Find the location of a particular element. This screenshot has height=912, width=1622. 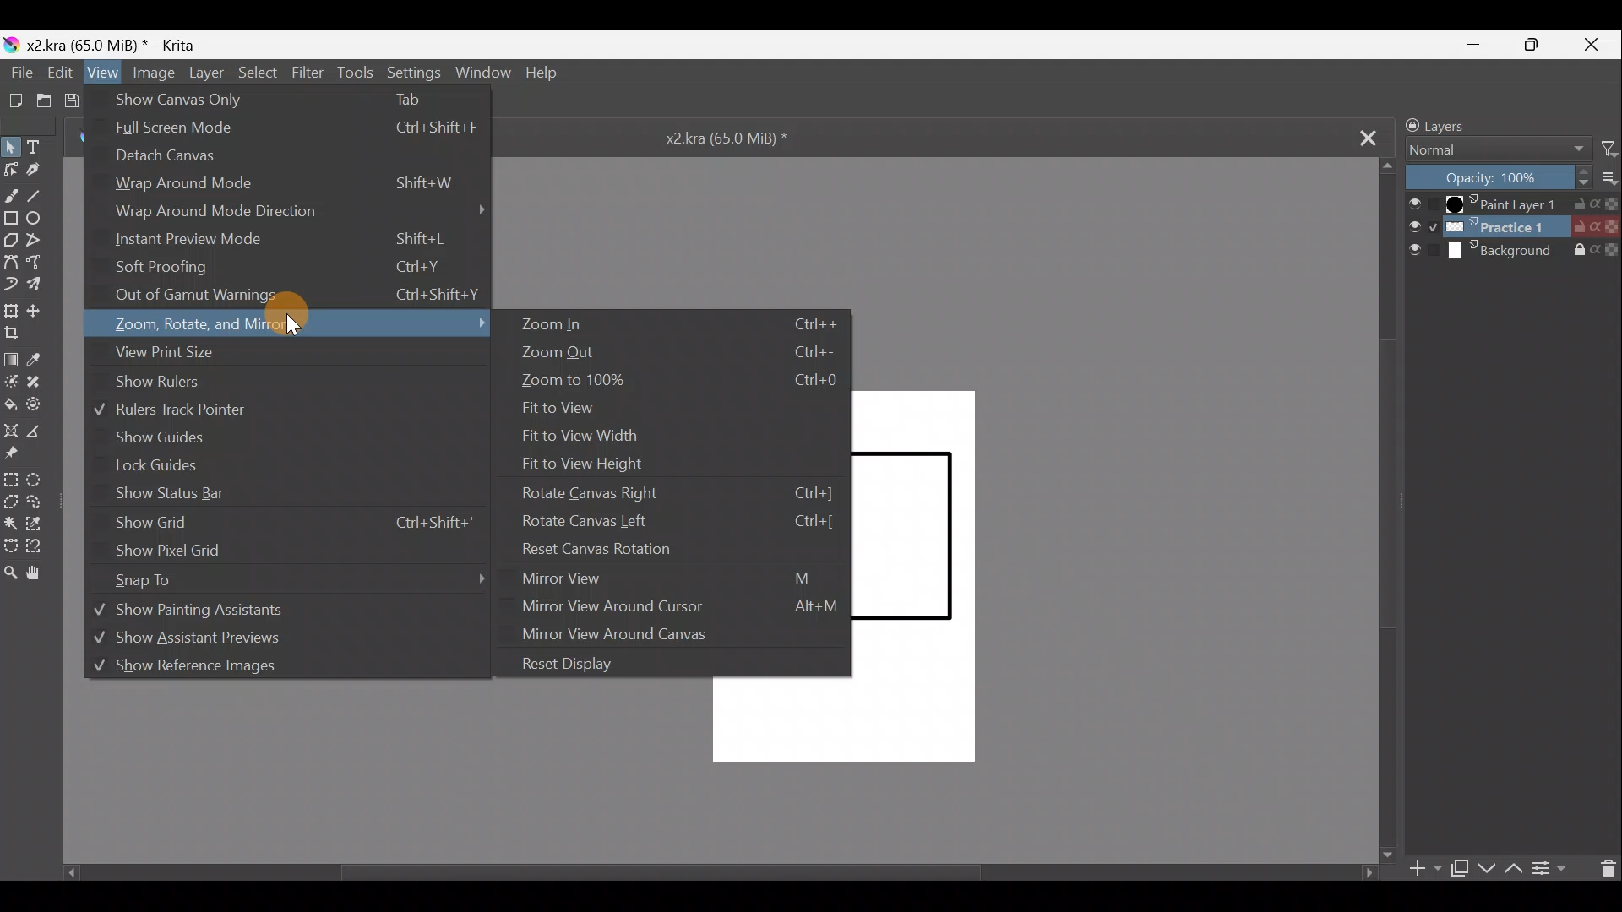

Layer 2 is located at coordinates (1512, 226).